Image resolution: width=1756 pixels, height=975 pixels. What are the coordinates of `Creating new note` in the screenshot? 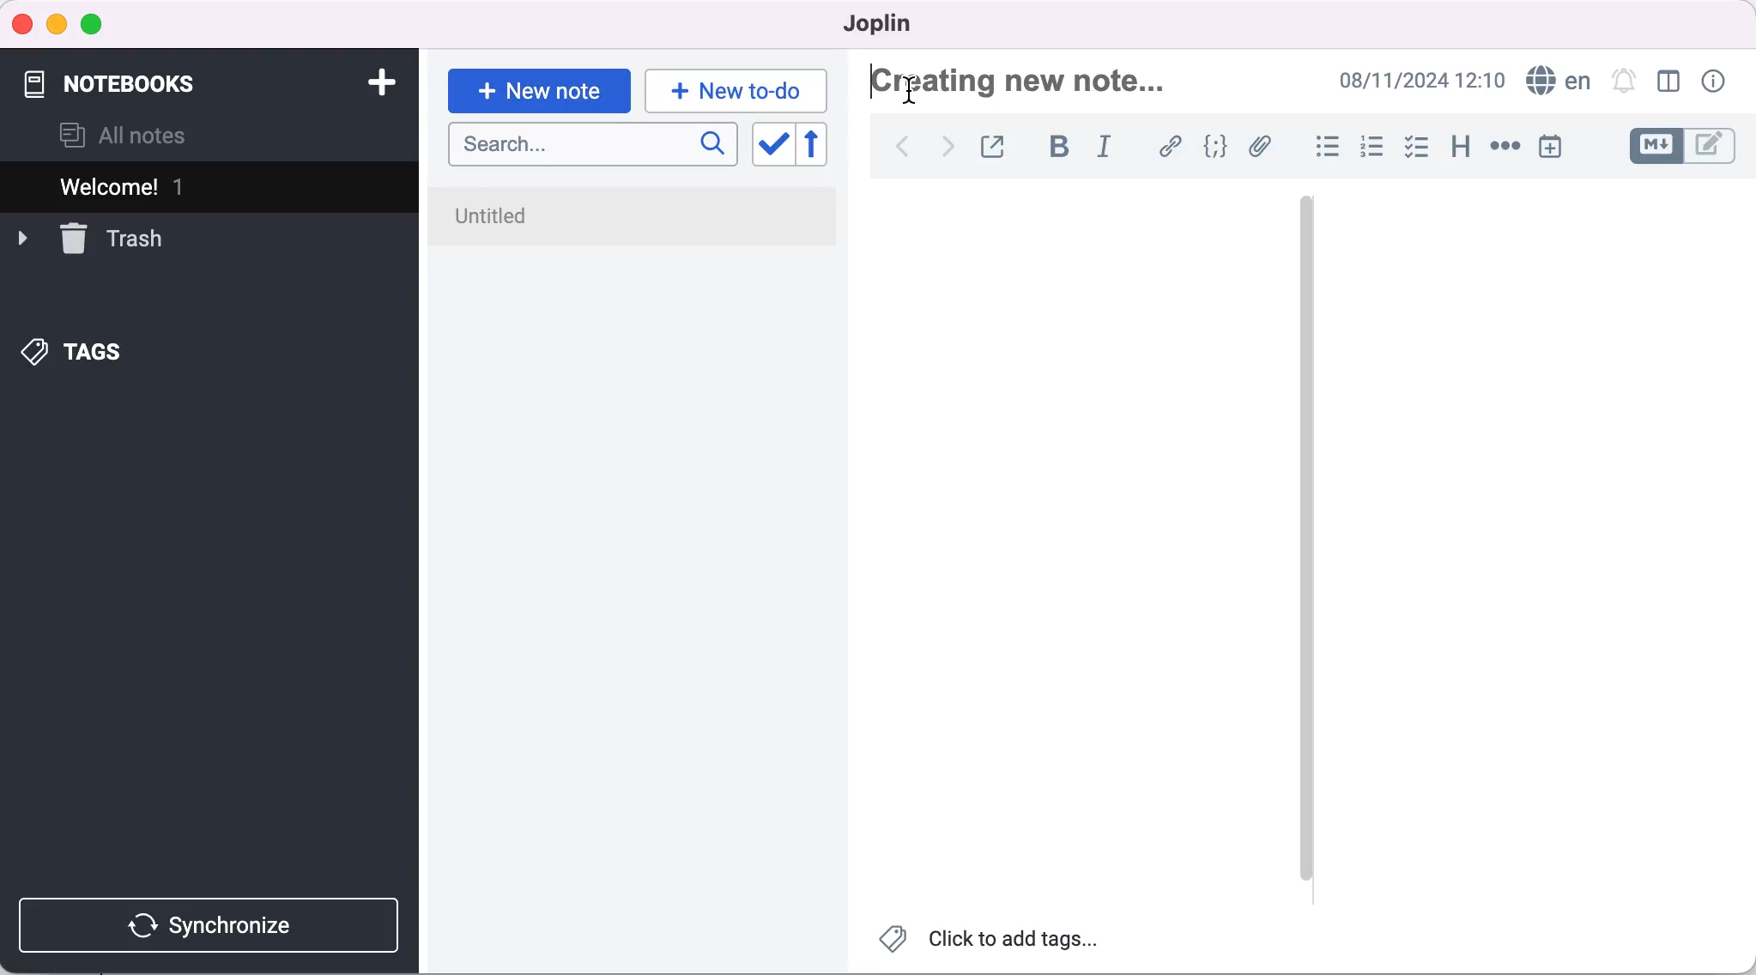 It's located at (1075, 83).